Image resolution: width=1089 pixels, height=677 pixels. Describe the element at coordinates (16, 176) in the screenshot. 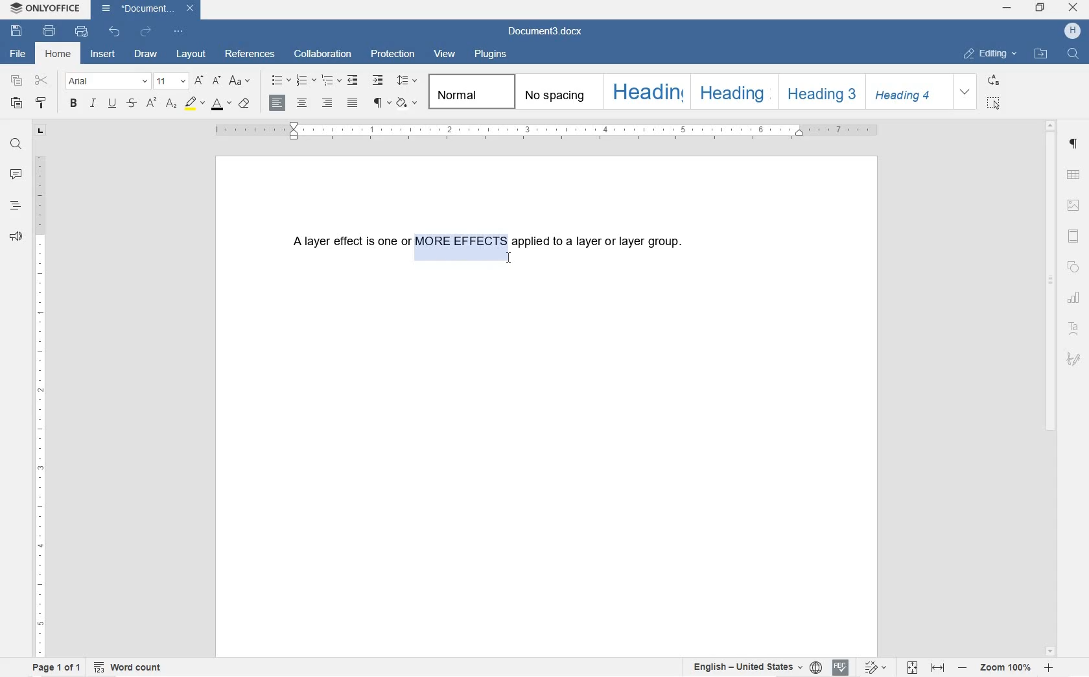

I see `COMMENT` at that location.